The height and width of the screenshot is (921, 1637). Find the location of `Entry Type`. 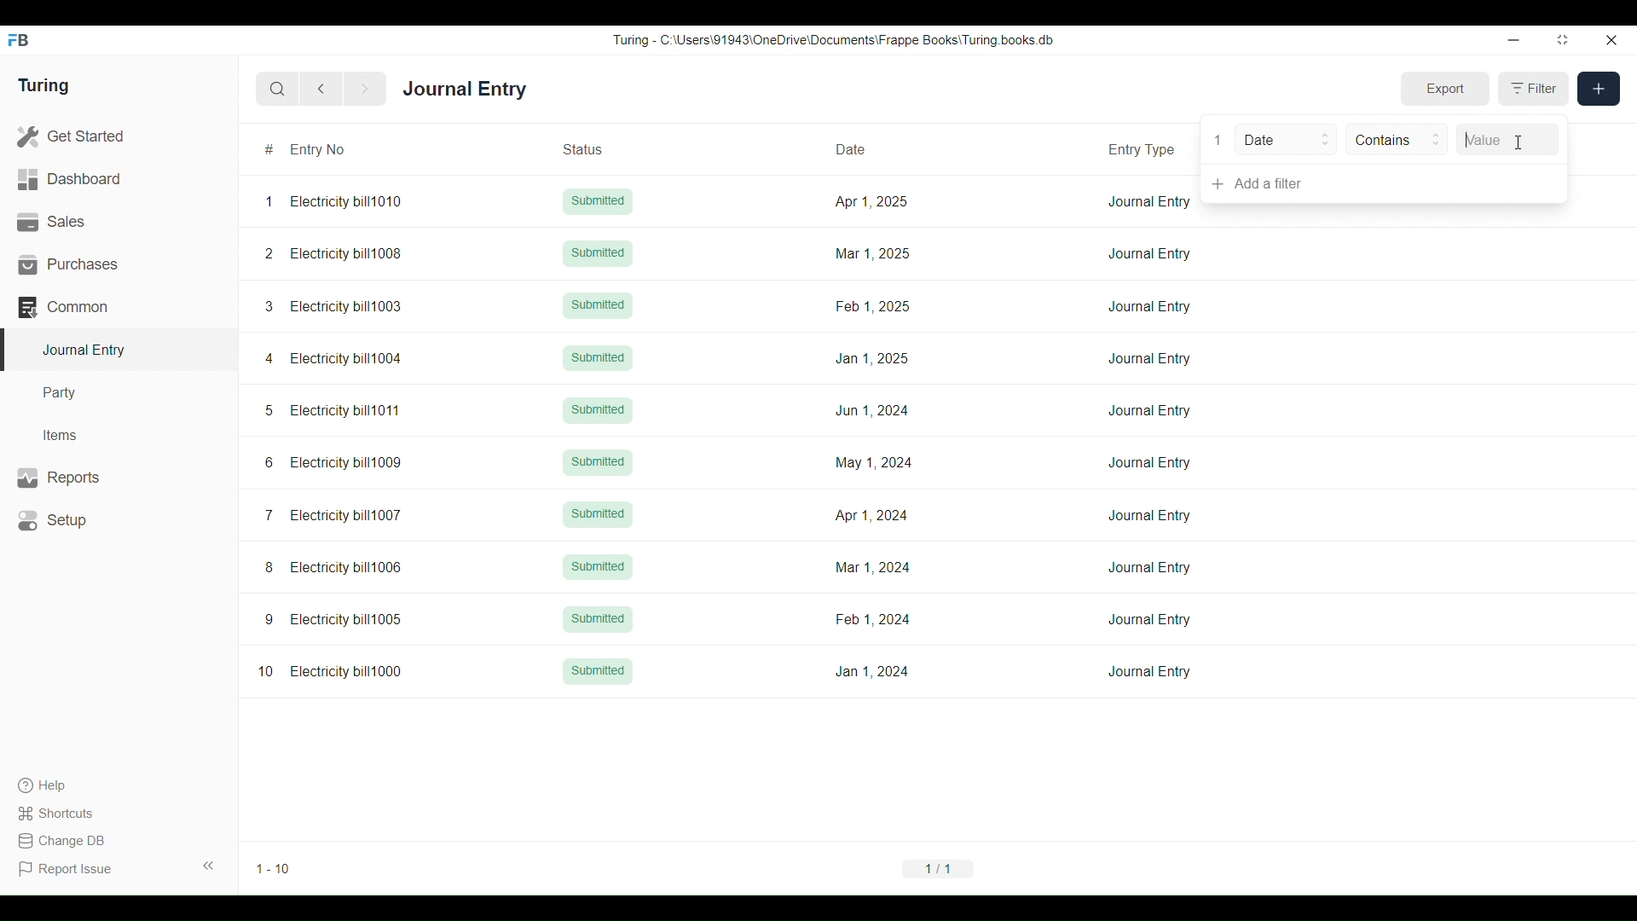

Entry Type is located at coordinates (1145, 148).